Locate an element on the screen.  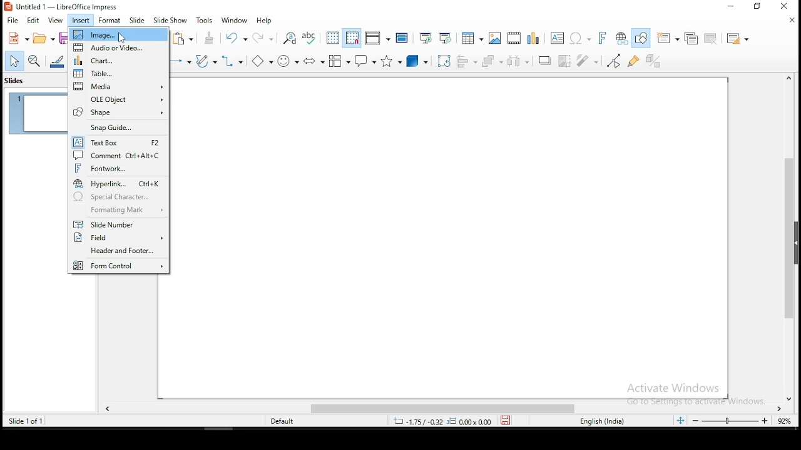
text box is located at coordinates (118, 141).